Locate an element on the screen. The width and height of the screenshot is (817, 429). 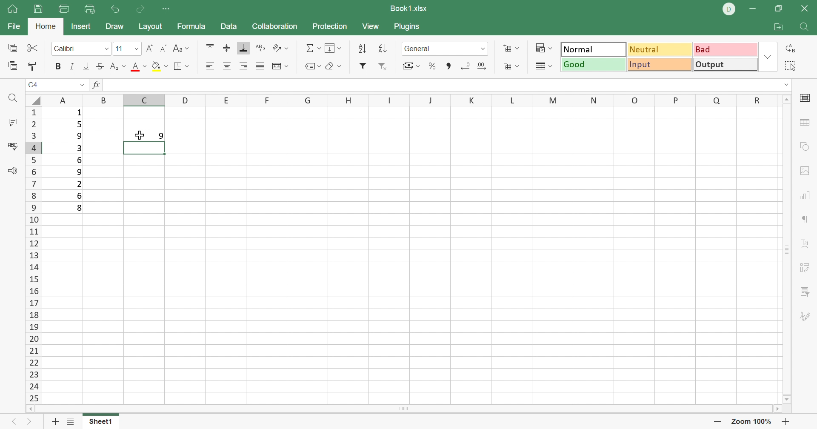
6 is located at coordinates (80, 160).